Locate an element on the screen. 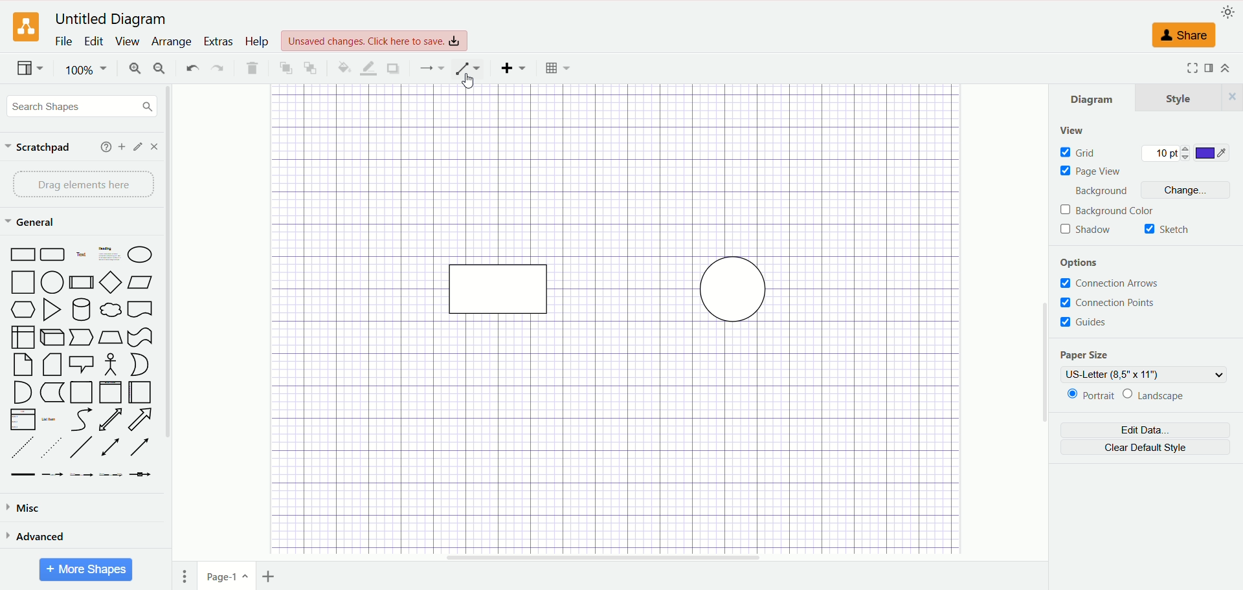  cursor is located at coordinates (467, 82).